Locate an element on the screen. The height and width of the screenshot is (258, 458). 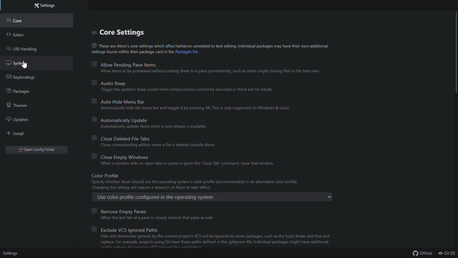
Settings is located at coordinates (48, 5).